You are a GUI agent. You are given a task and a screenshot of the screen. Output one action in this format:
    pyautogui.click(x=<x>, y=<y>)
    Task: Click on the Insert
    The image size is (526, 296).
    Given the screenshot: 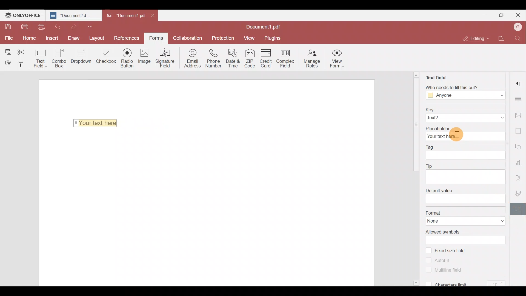 What is the action you would take?
    pyautogui.click(x=51, y=38)
    